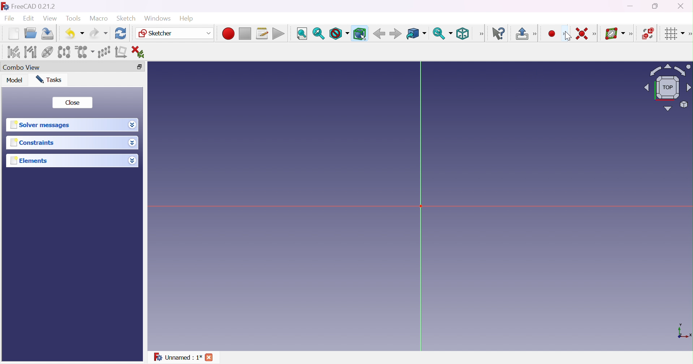 This screenshot has width=693, height=364. I want to click on Macro, so click(98, 18).